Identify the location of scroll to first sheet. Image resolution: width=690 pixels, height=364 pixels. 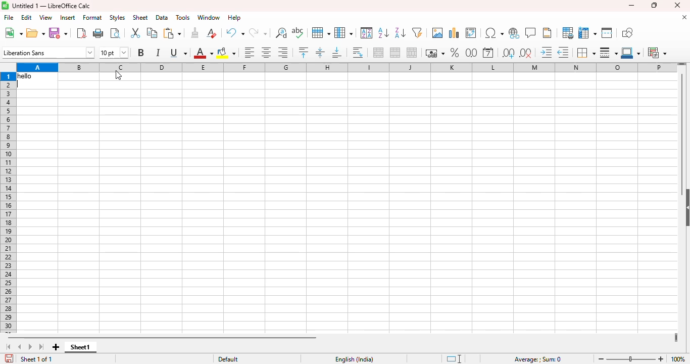
(9, 347).